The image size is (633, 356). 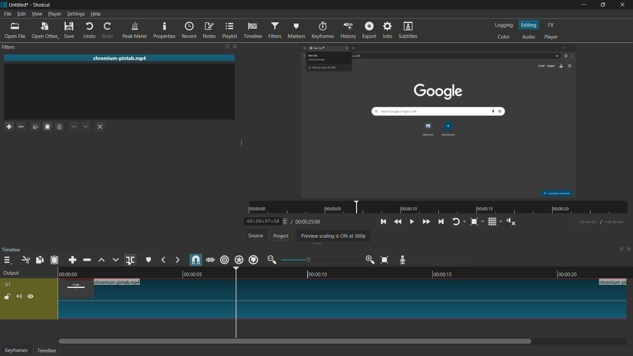 What do you see at coordinates (18, 297) in the screenshot?
I see `mute` at bounding box center [18, 297].